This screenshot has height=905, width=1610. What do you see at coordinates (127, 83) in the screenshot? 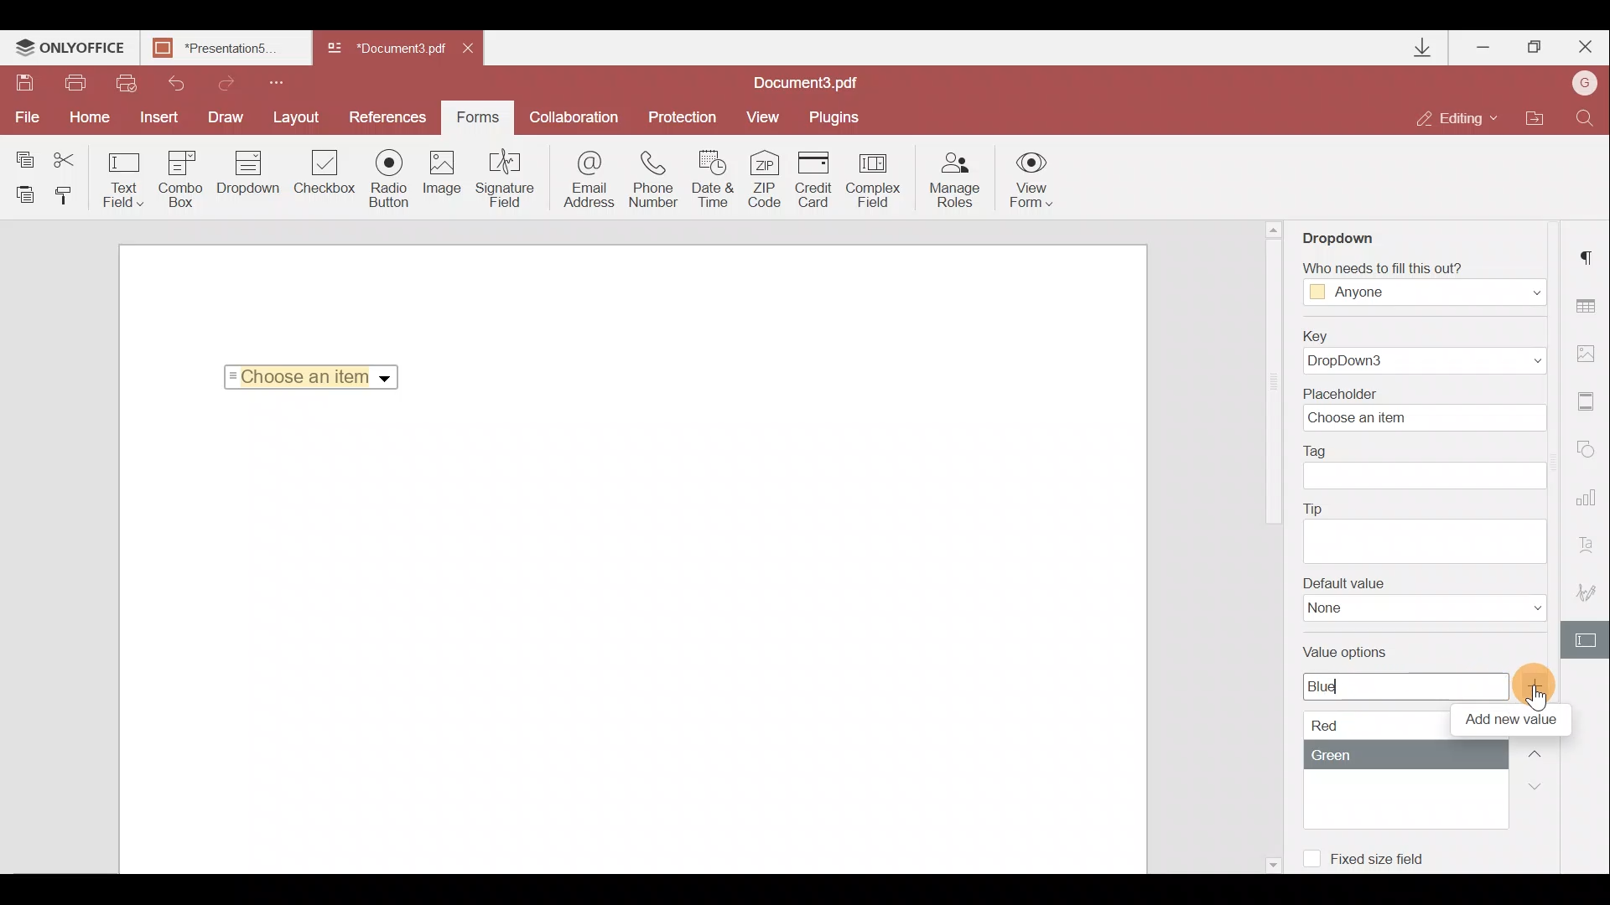
I see `Quick print` at bounding box center [127, 83].